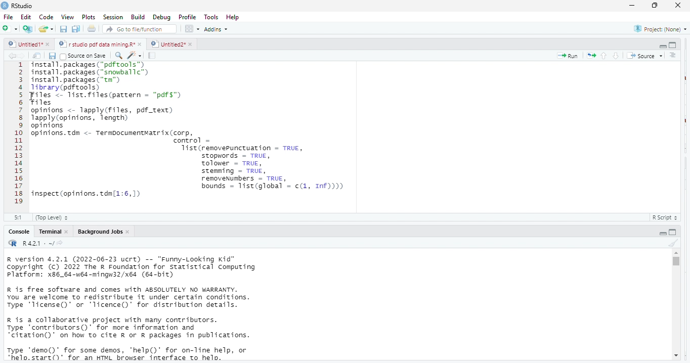  What do you see at coordinates (118, 55) in the screenshot?
I see `find /replace` at bounding box center [118, 55].